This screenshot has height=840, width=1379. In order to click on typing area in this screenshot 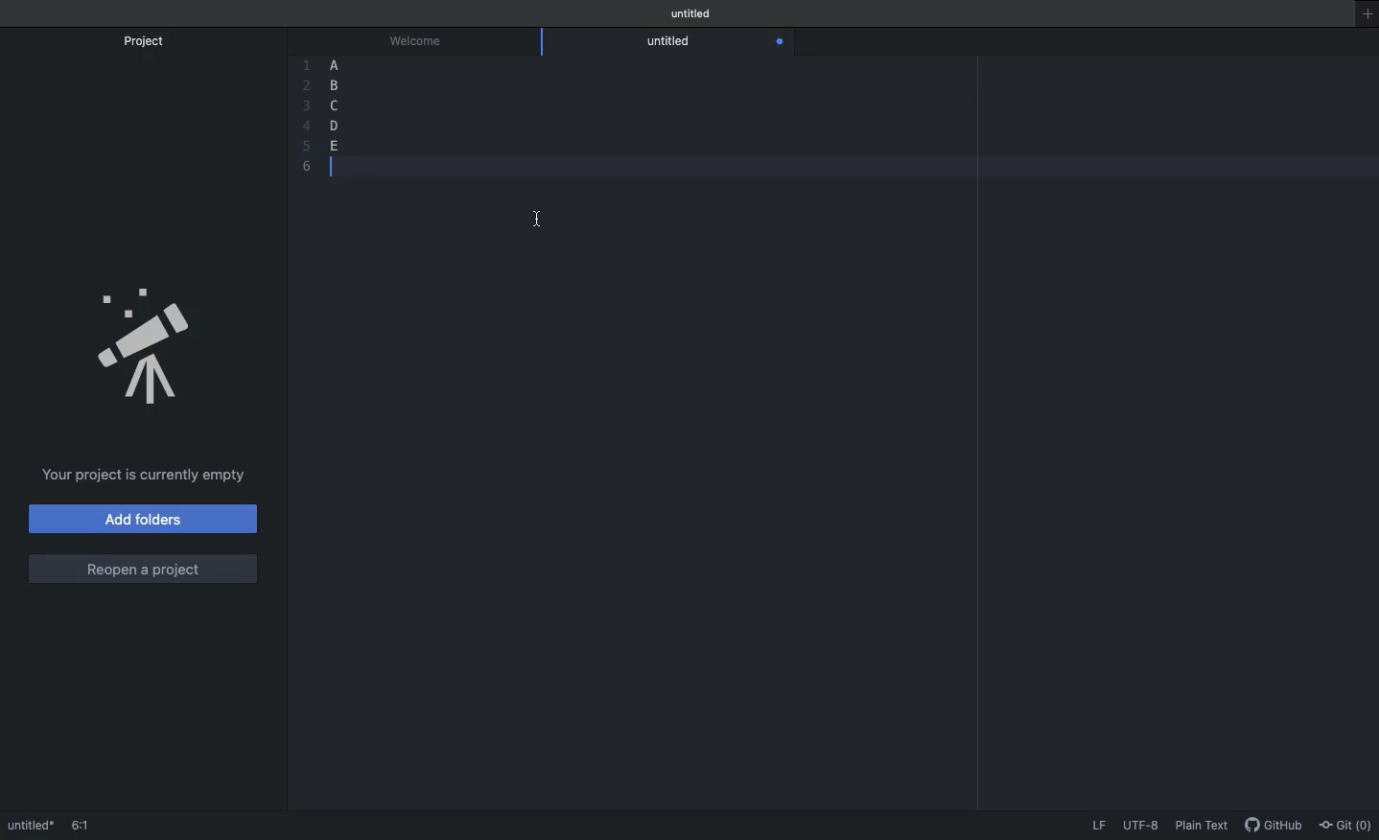, I will do `click(850, 168)`.